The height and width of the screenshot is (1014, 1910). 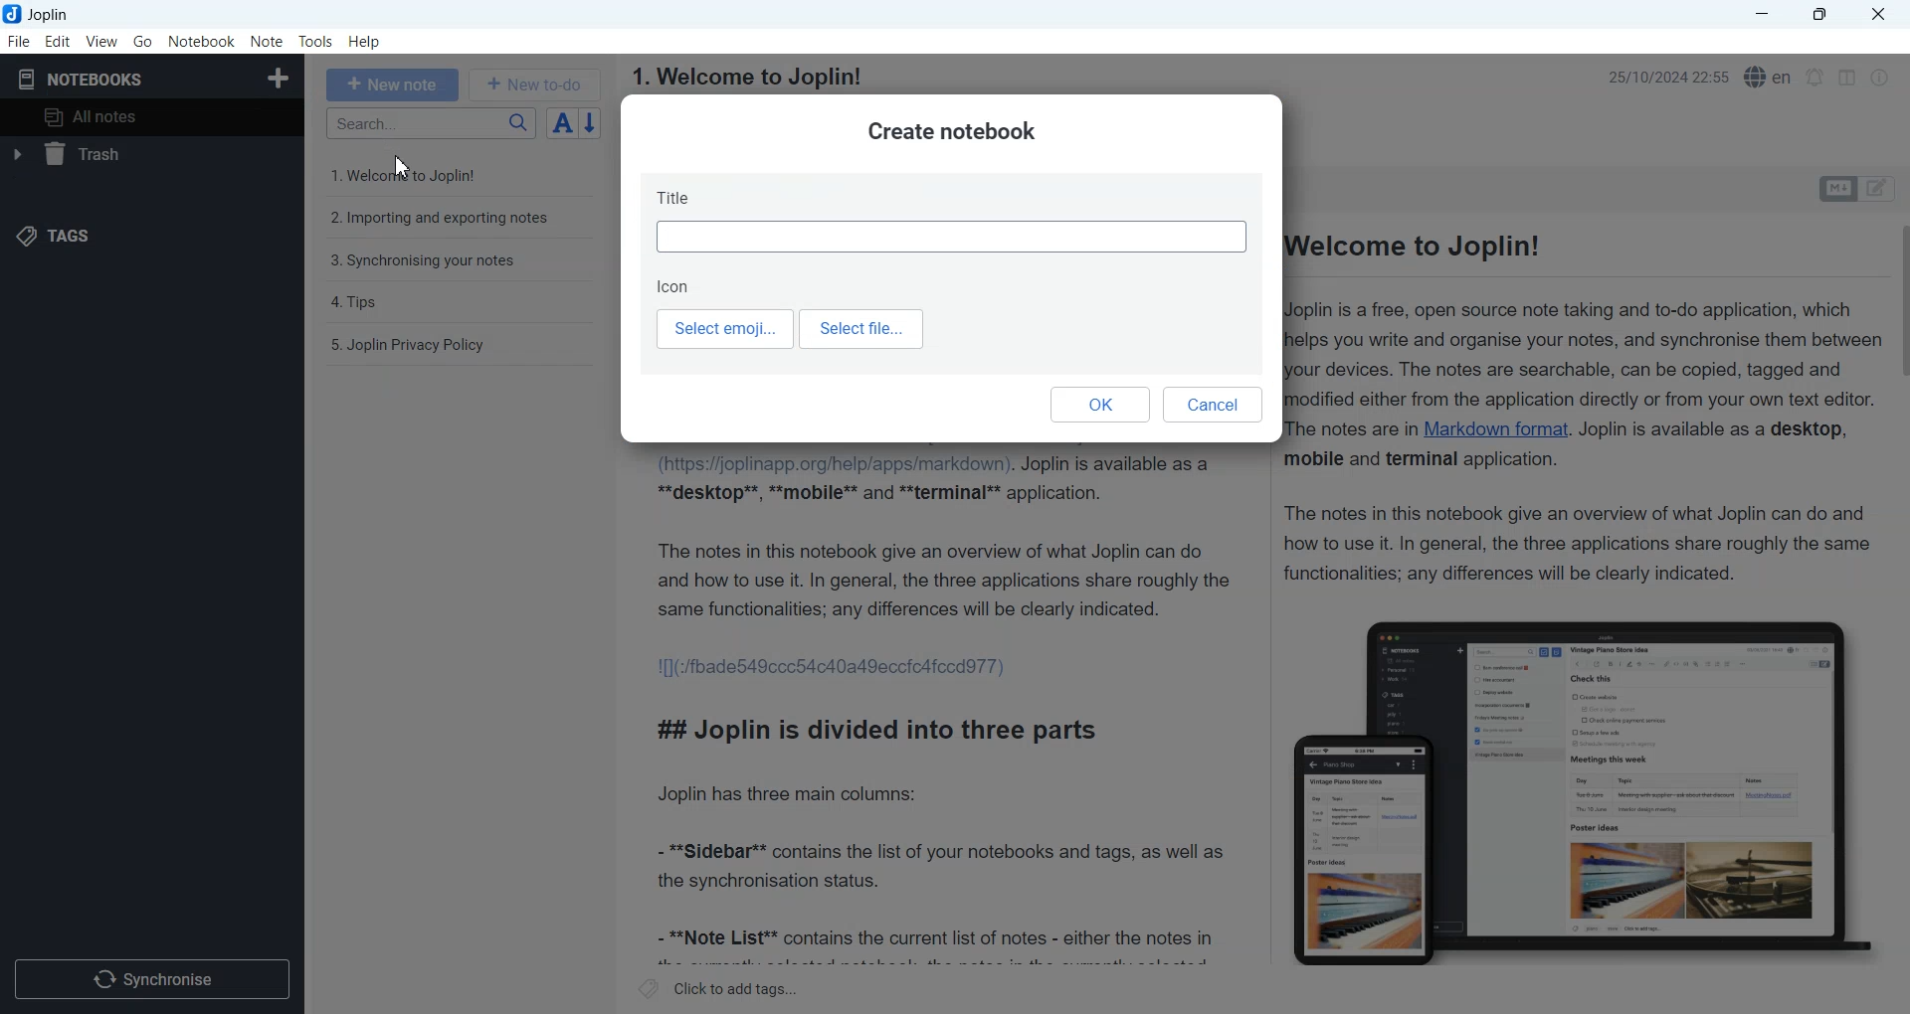 What do you see at coordinates (1770, 77) in the screenshot?
I see `Spell checker` at bounding box center [1770, 77].